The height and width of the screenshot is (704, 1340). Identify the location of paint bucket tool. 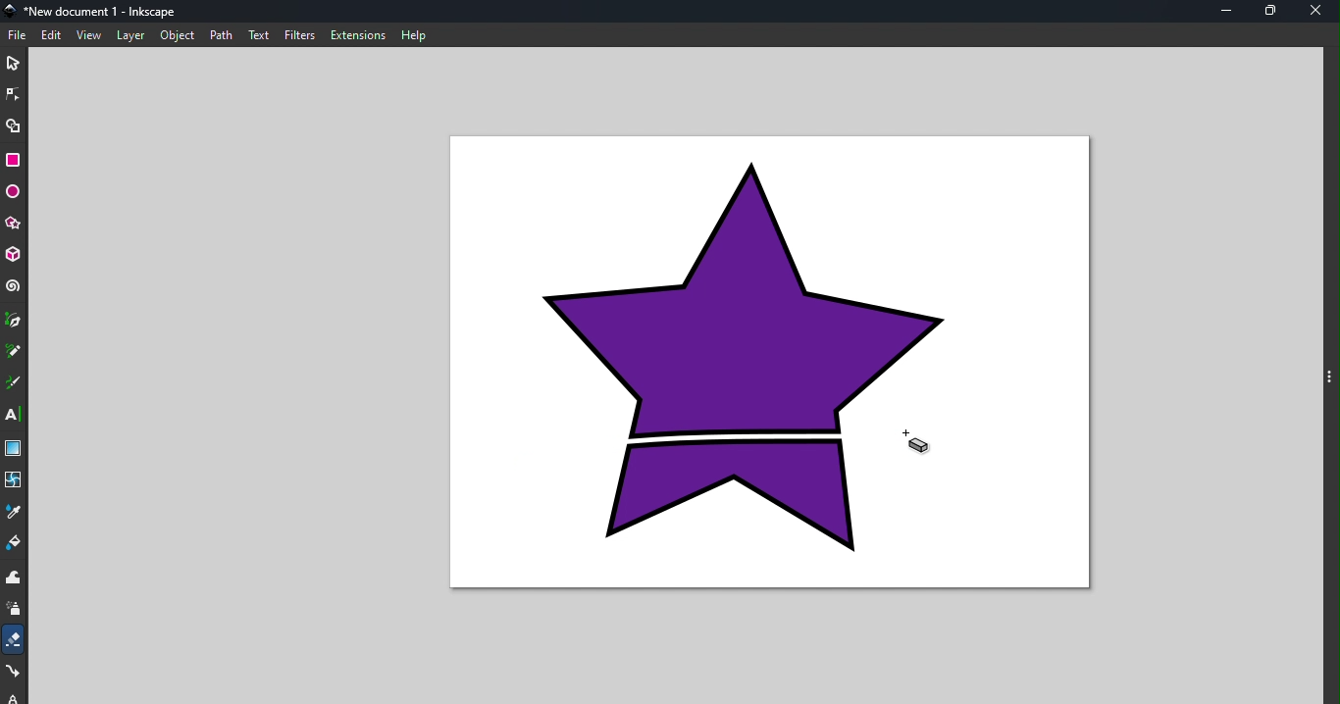
(15, 544).